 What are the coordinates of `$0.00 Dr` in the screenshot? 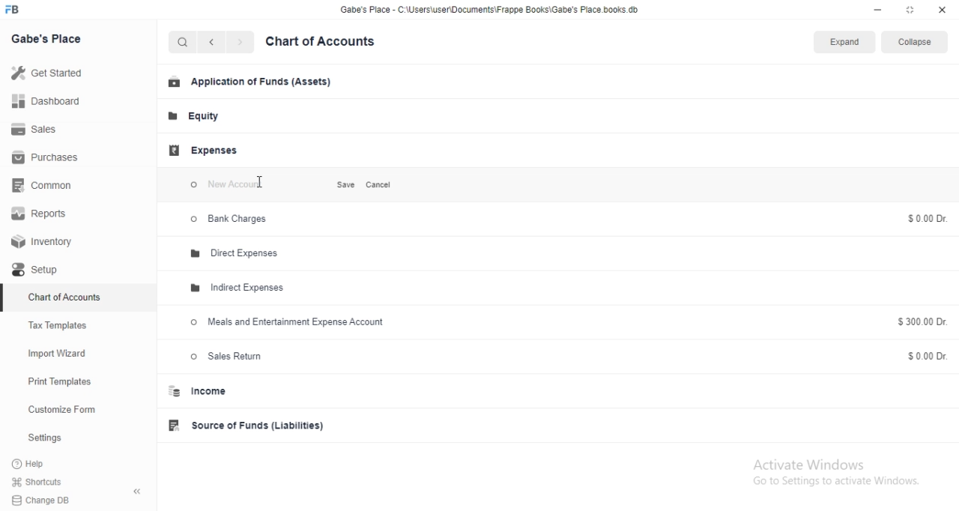 It's located at (924, 218).